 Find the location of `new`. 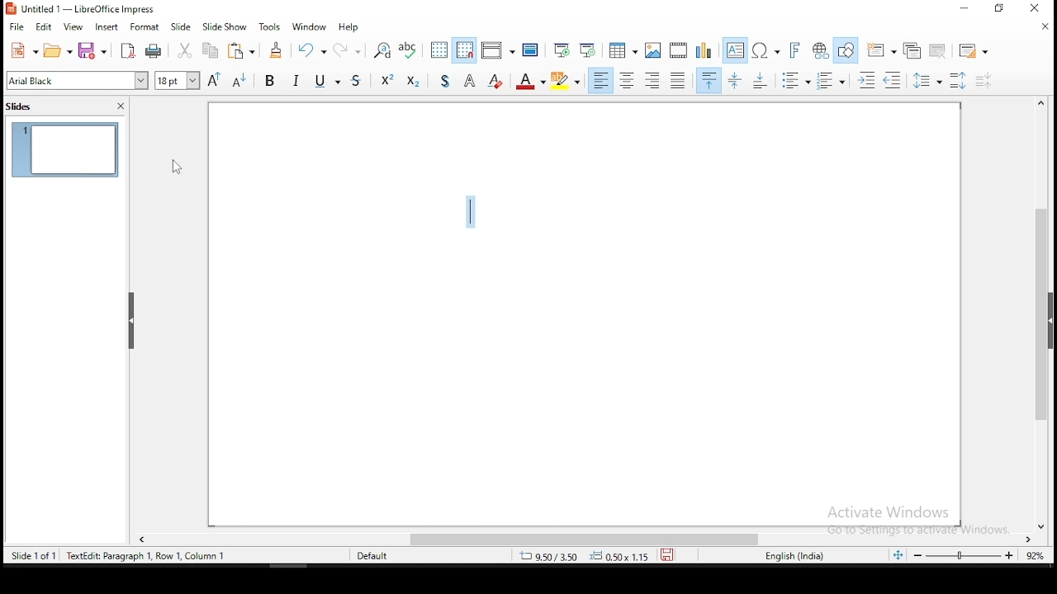

new is located at coordinates (23, 50).